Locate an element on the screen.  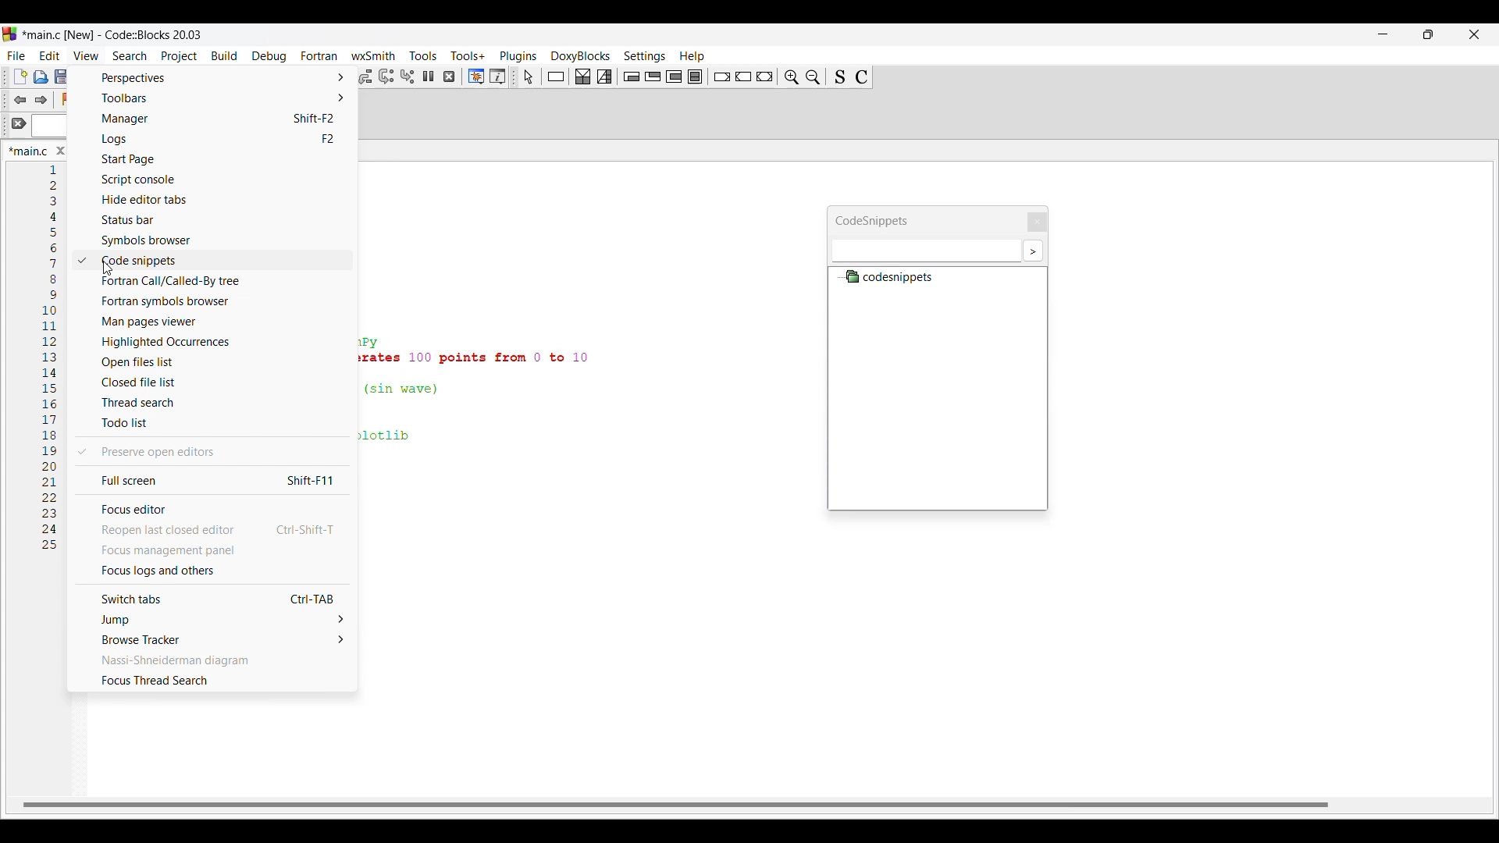
Save is located at coordinates (62, 76).